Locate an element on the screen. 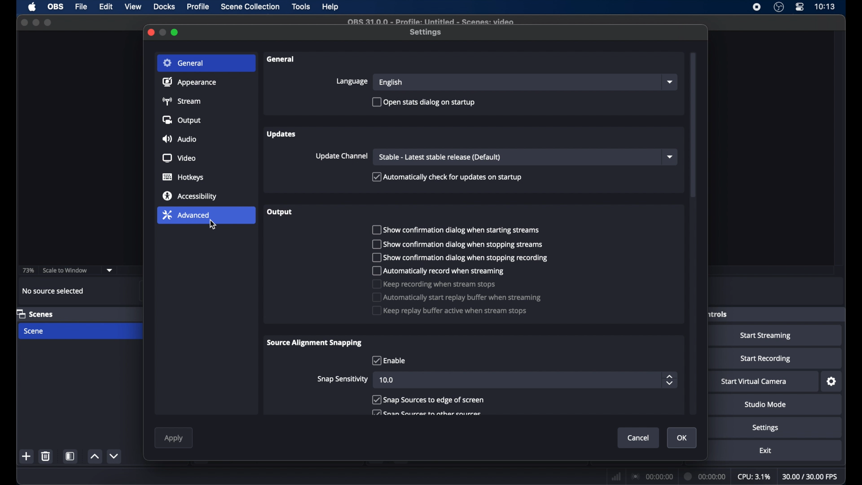 This screenshot has height=485, width=862. decrement is located at coordinates (114, 456).